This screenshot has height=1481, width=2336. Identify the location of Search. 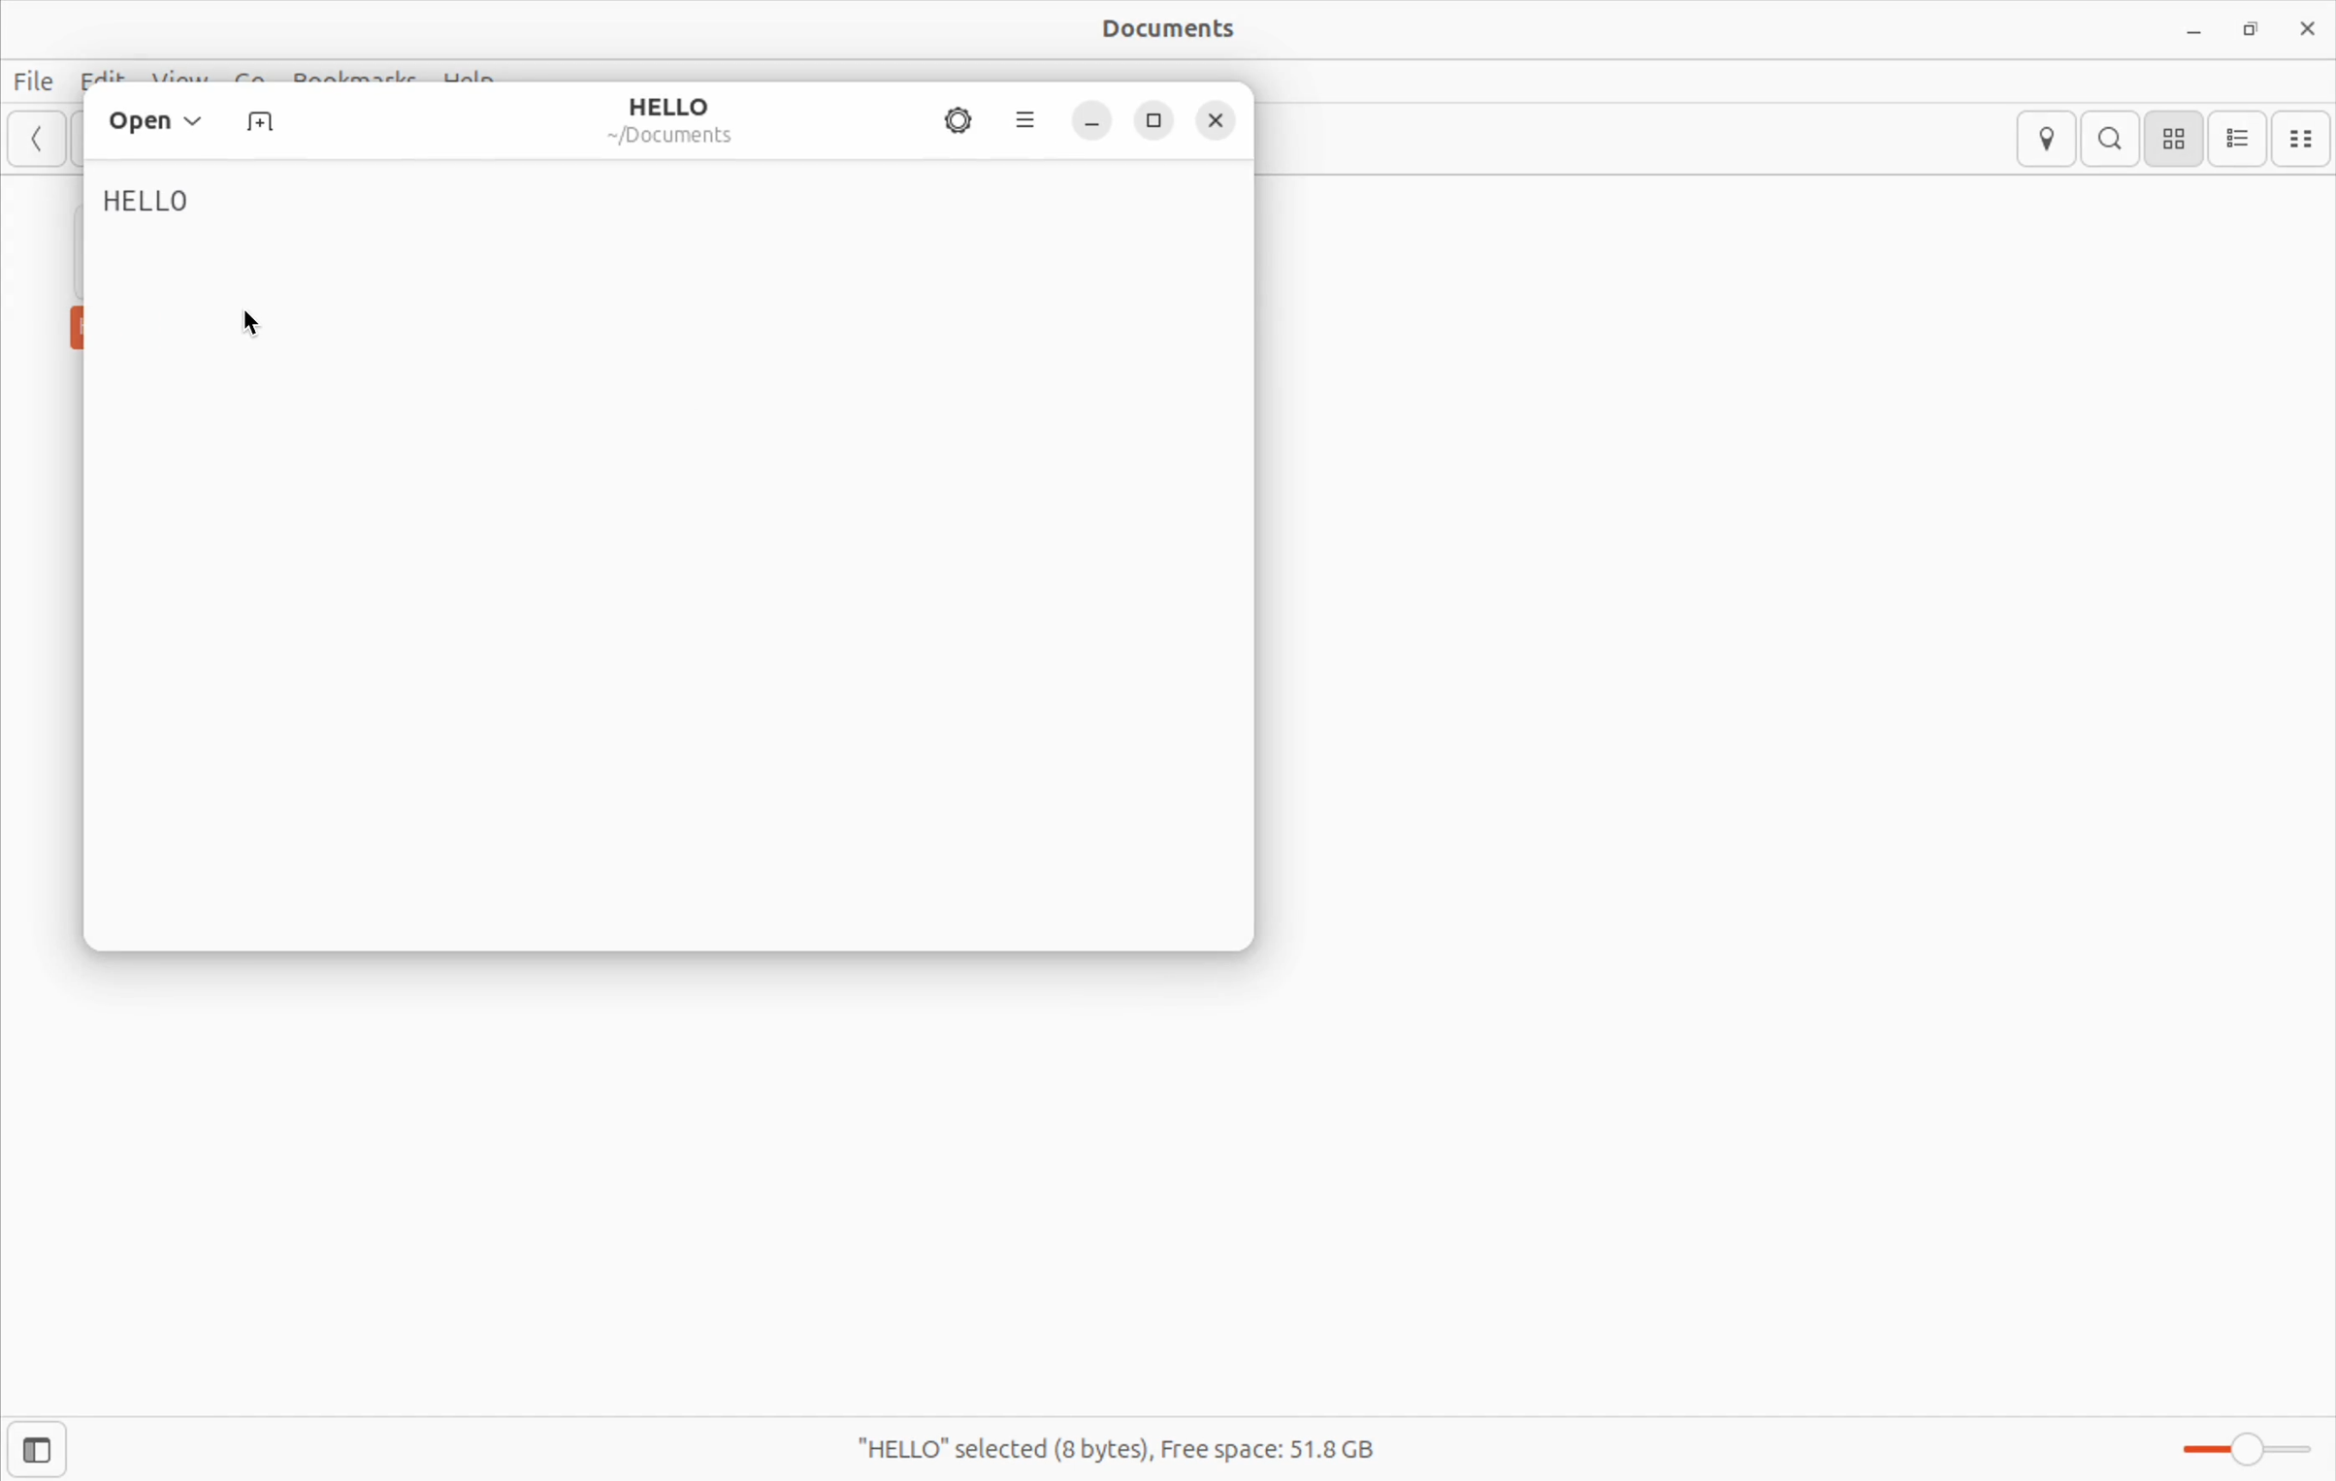
(2115, 140).